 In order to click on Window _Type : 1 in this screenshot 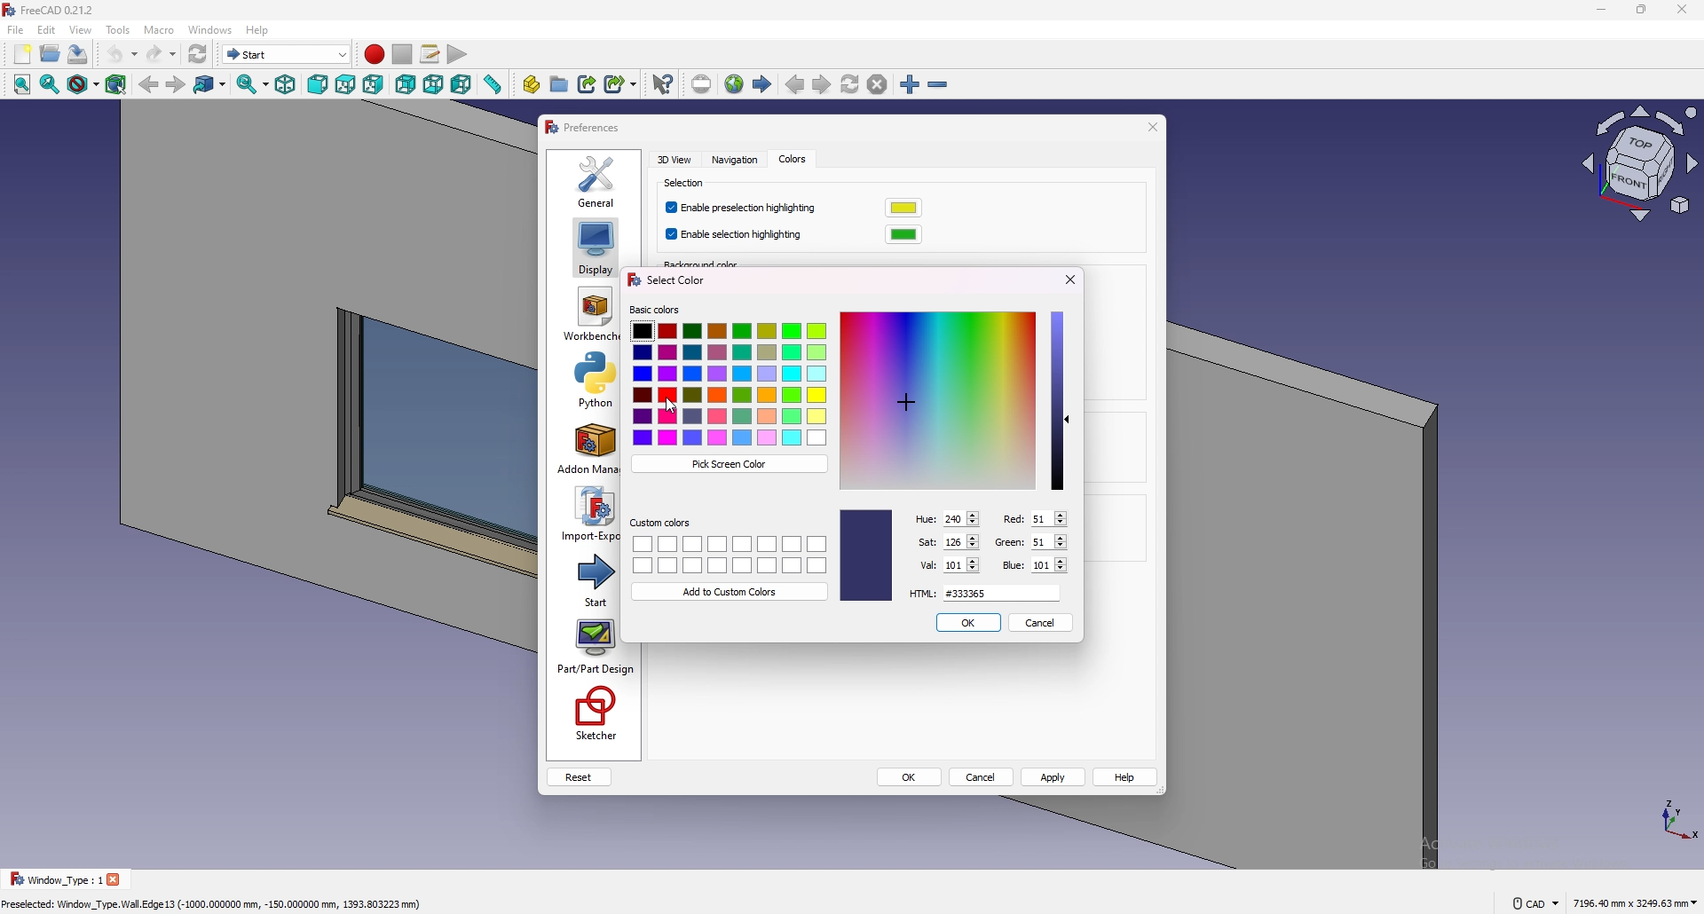, I will do `click(53, 879)`.